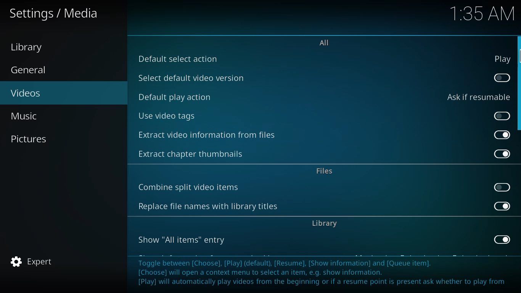 The height and width of the screenshot is (293, 521). Describe the element at coordinates (167, 116) in the screenshot. I see `use video tags` at that location.